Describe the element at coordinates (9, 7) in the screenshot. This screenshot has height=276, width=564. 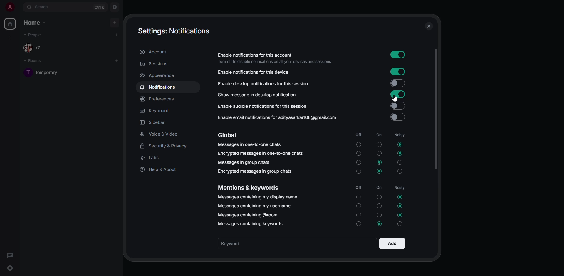
I see `profile` at that location.